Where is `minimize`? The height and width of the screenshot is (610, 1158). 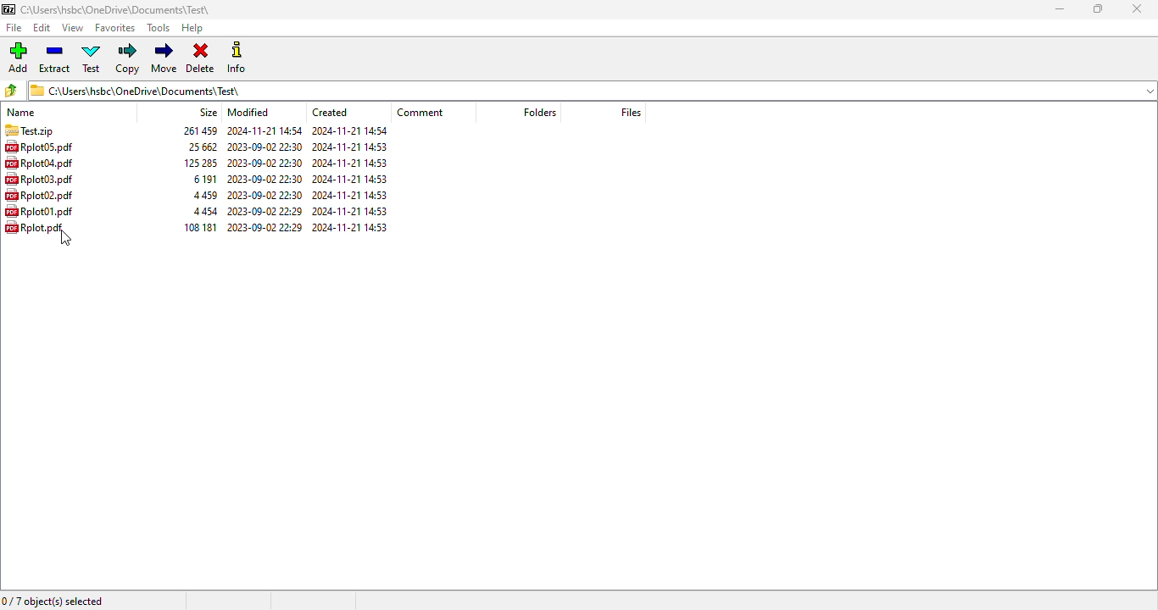
minimize is located at coordinates (1061, 9).